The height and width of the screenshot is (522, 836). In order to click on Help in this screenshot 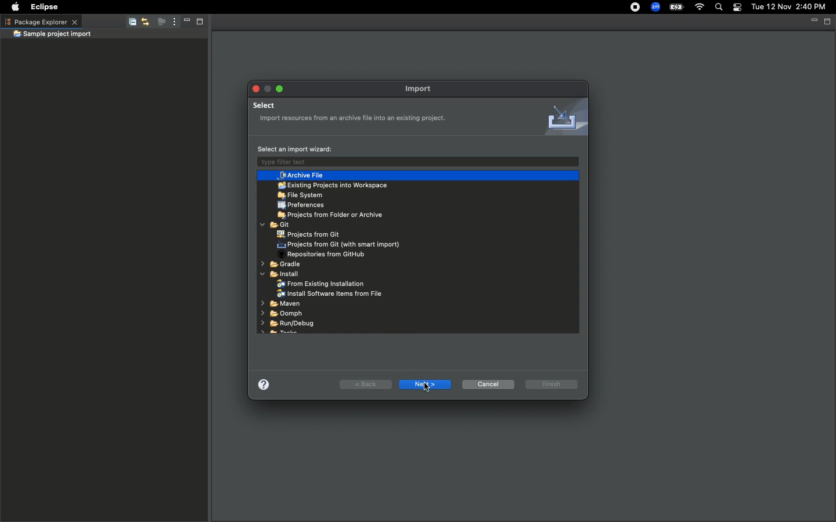, I will do `click(266, 383)`.